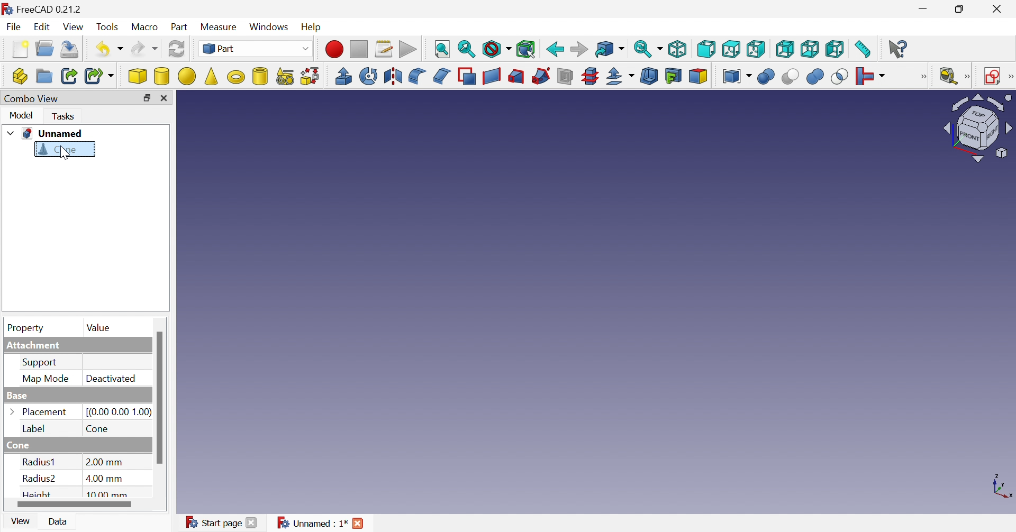 The height and width of the screenshot is (532, 1016). I want to click on View, so click(20, 523).